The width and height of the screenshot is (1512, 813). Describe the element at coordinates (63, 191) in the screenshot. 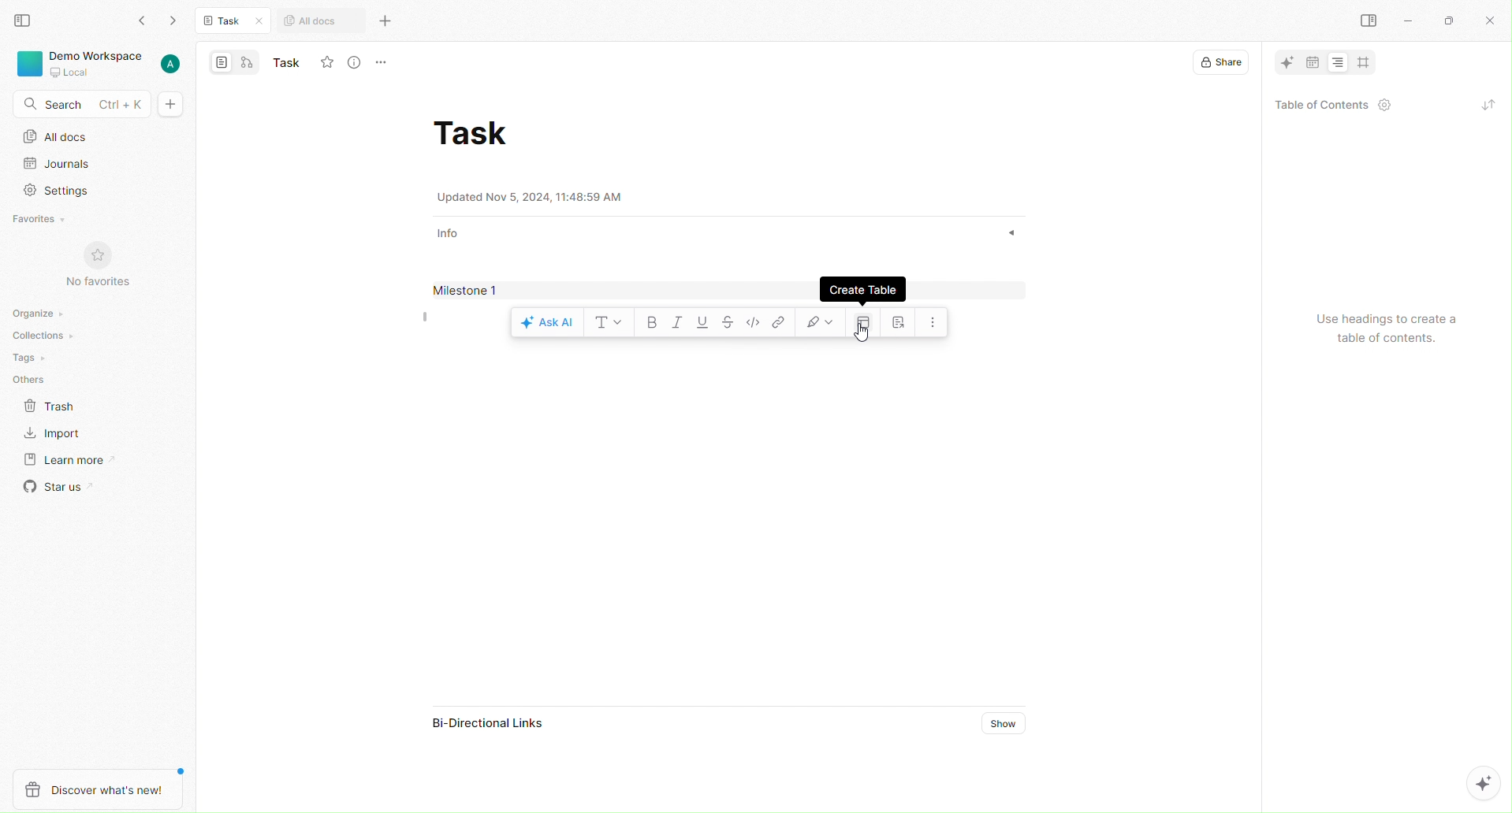

I see `Settings` at that location.